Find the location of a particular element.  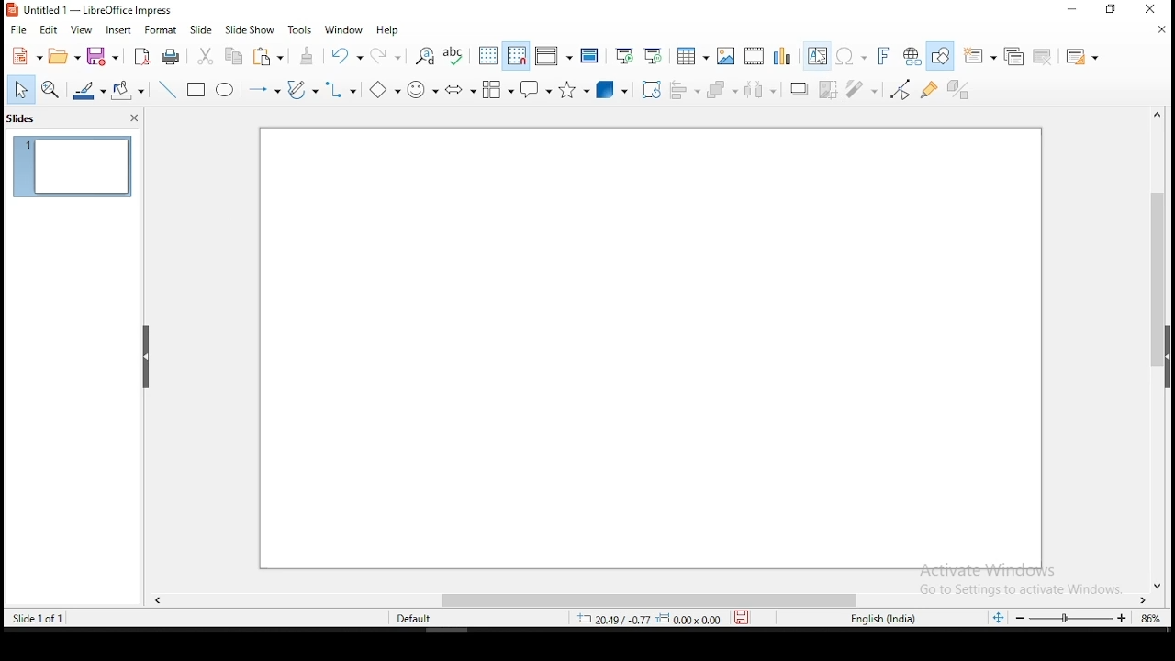

clone formatting is located at coordinates (307, 55).